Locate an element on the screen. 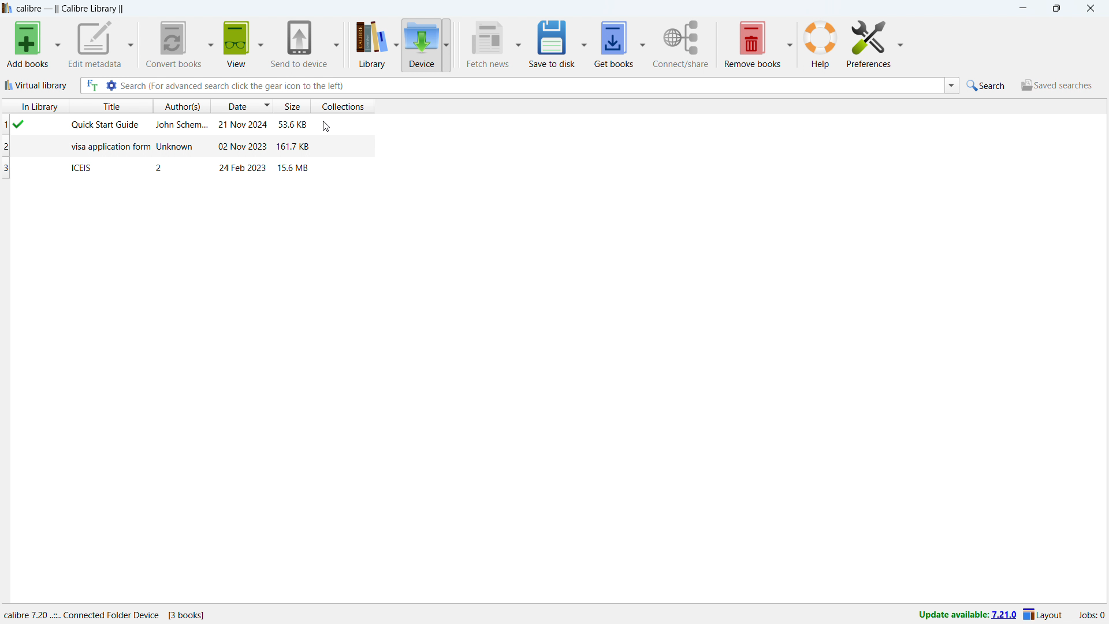  fetch news is located at coordinates (487, 44).